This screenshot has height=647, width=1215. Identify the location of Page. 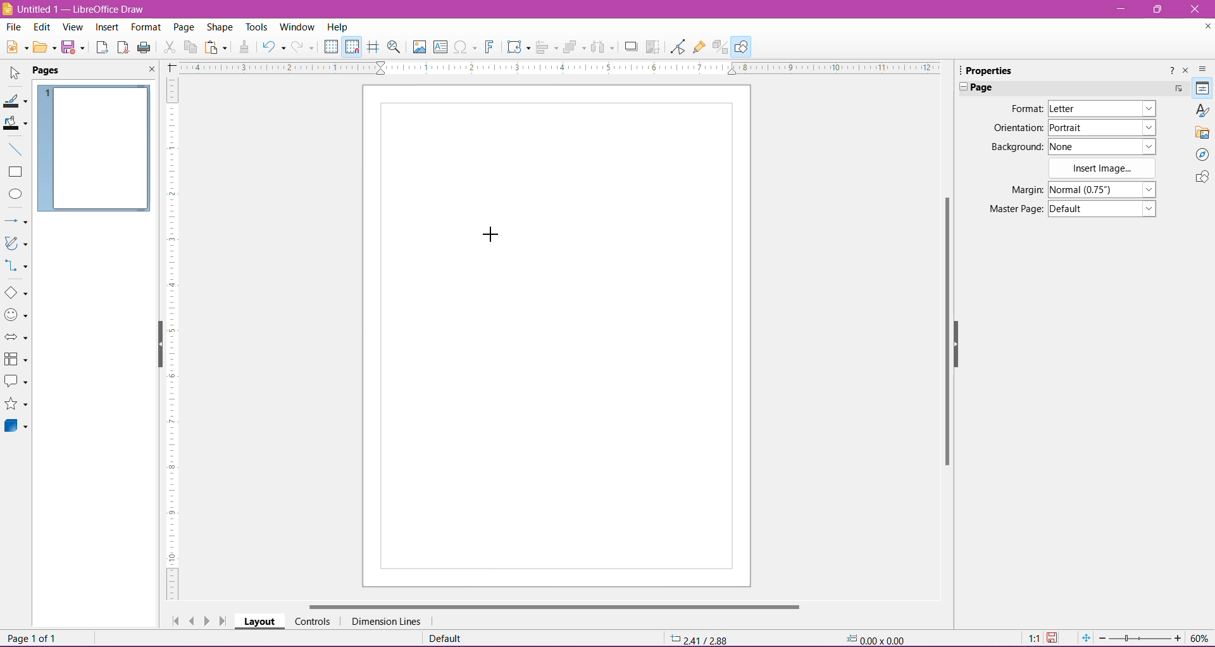
(556, 336).